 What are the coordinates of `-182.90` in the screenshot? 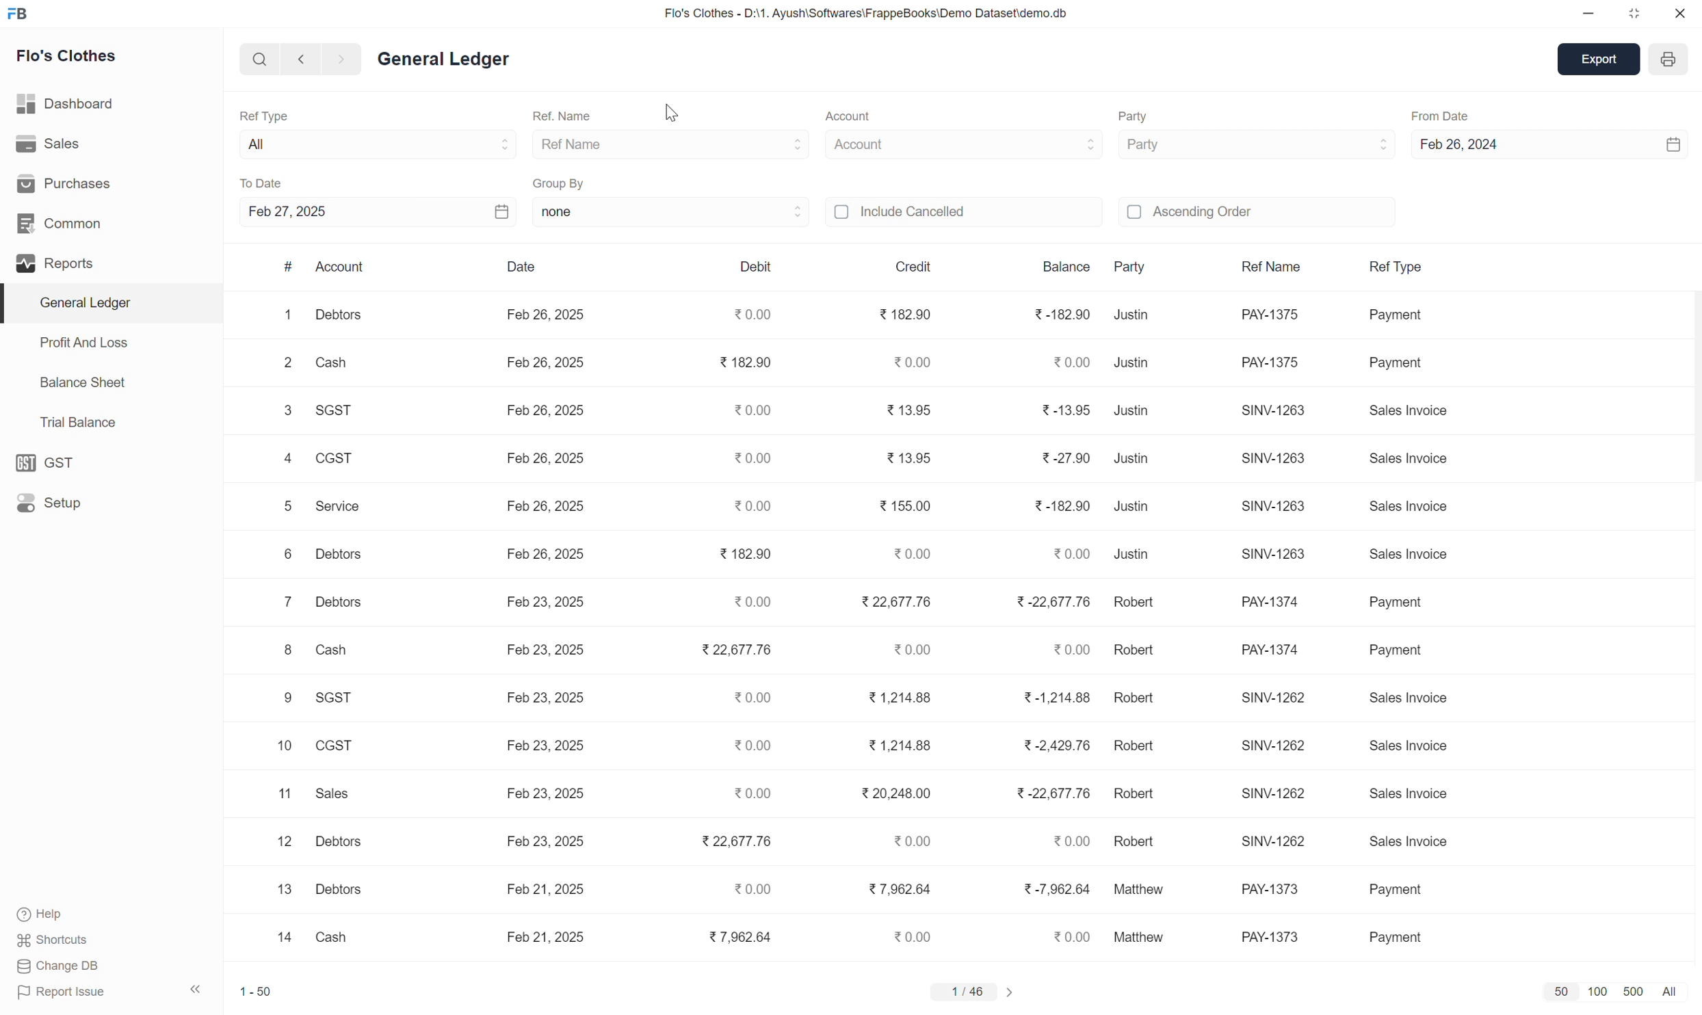 It's located at (1064, 314).